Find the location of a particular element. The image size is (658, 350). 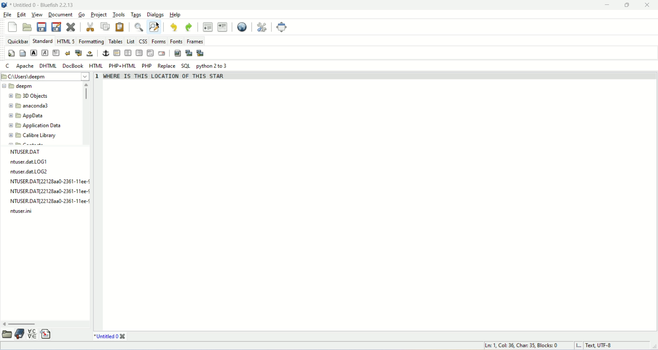

close is located at coordinates (71, 27).